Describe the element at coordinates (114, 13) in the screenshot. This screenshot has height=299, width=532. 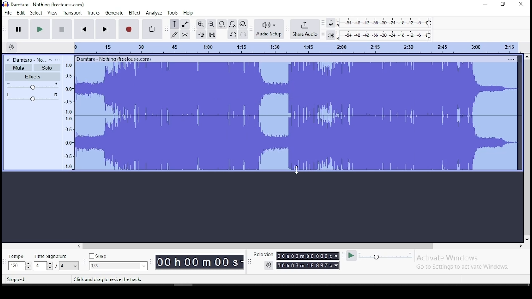
I see `generate` at that location.